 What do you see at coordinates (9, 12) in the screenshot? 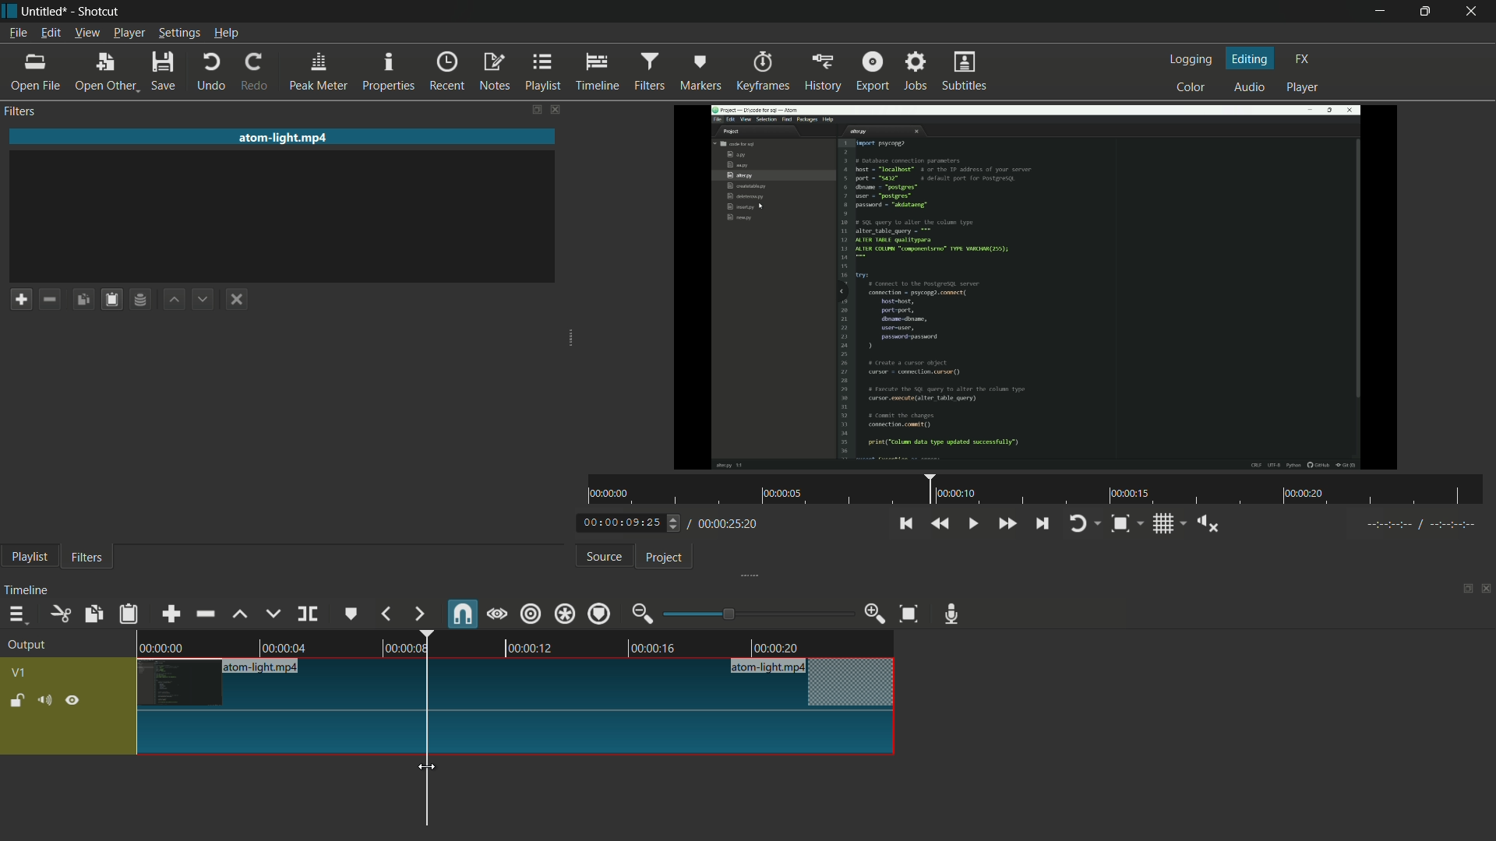
I see `app icon` at bounding box center [9, 12].